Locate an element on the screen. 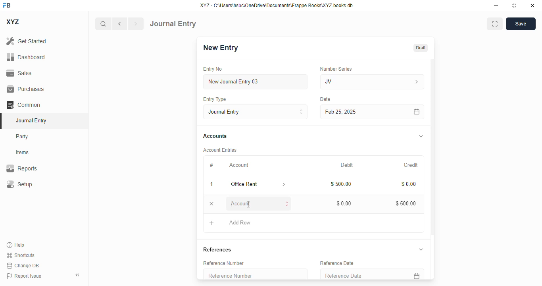  common is located at coordinates (23, 105).